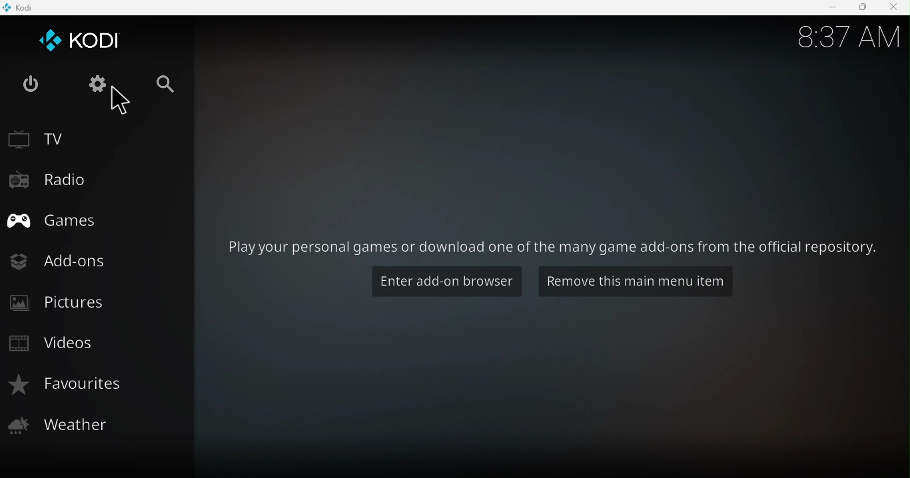  Describe the element at coordinates (127, 101) in the screenshot. I see `Cursor` at that location.